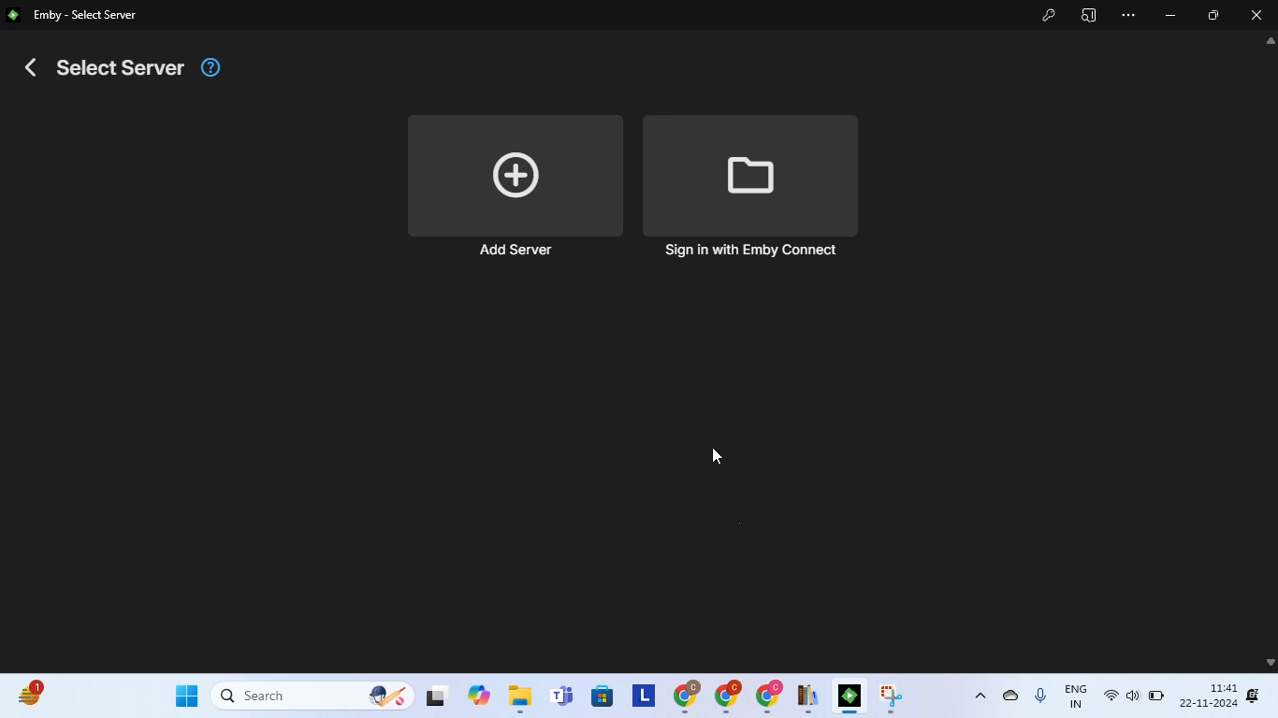 Image resolution: width=1278 pixels, height=718 pixels. What do you see at coordinates (1171, 16) in the screenshot?
I see `minimize` at bounding box center [1171, 16].